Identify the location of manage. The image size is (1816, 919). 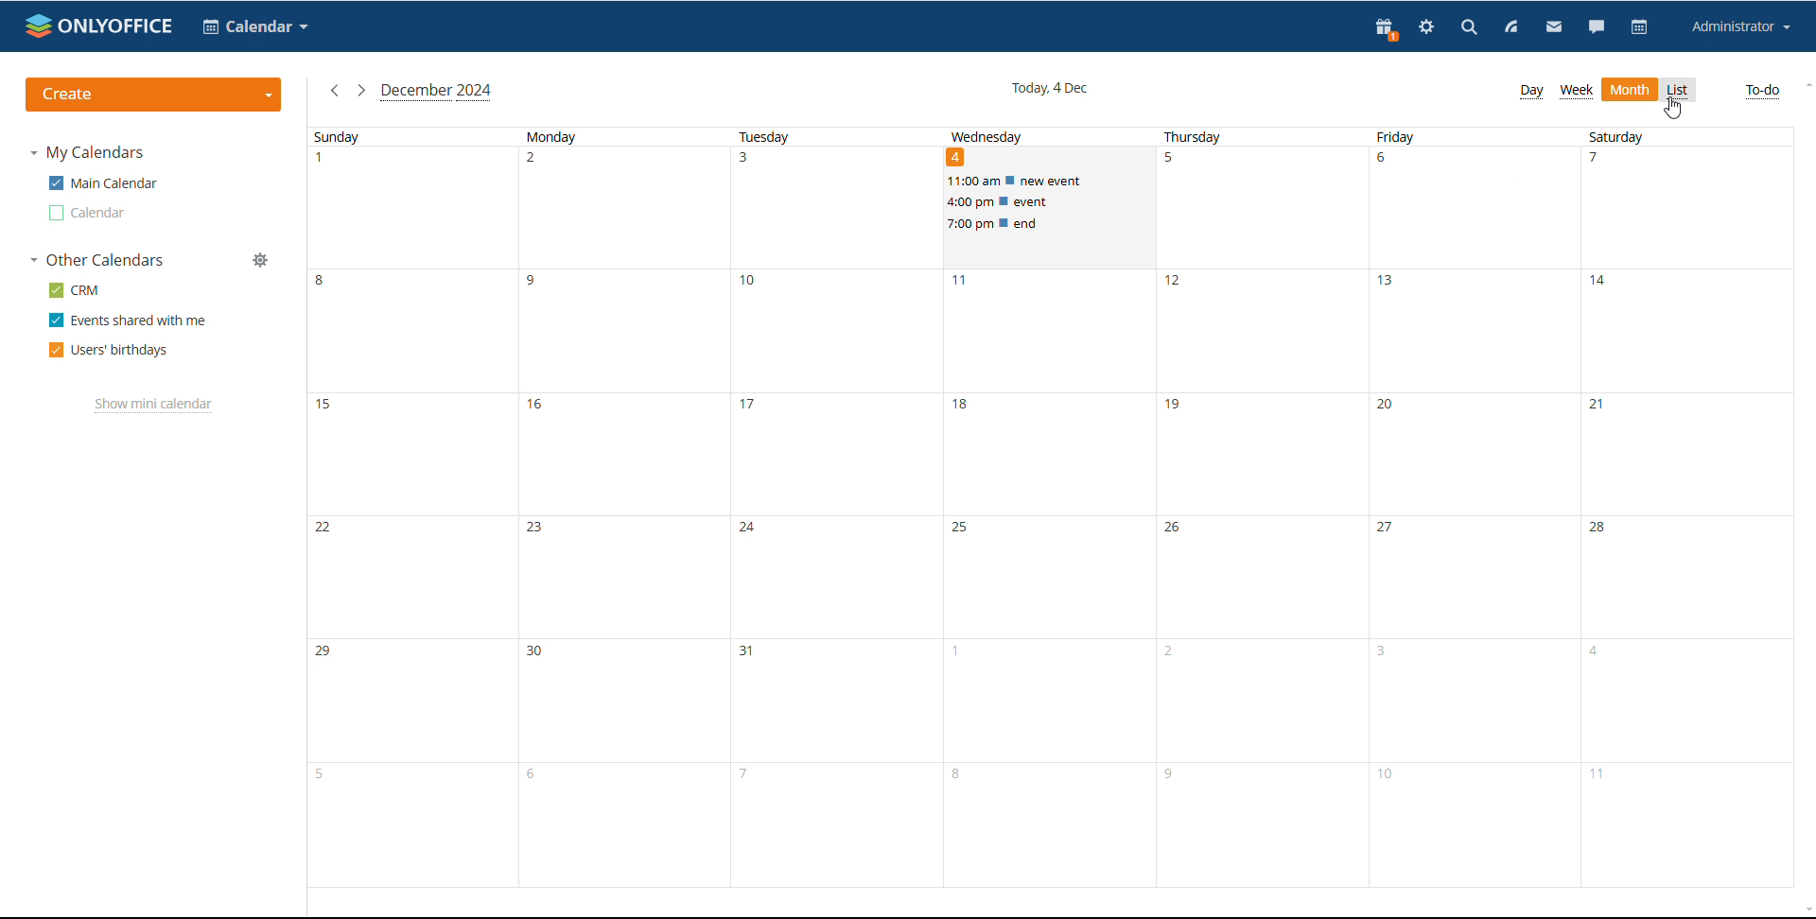
(261, 261).